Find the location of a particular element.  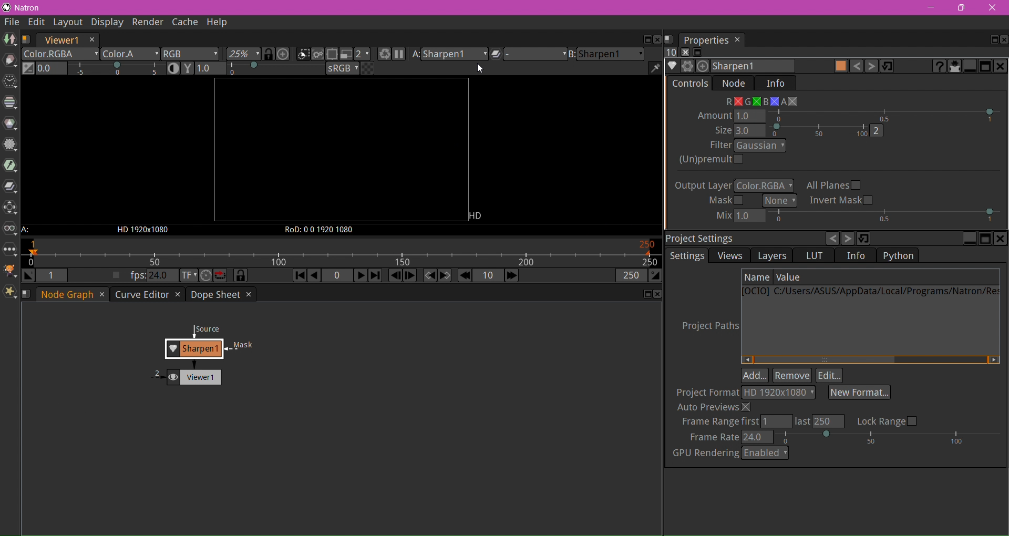

NatronOfxParamaProcessG is located at coordinates (754, 102).